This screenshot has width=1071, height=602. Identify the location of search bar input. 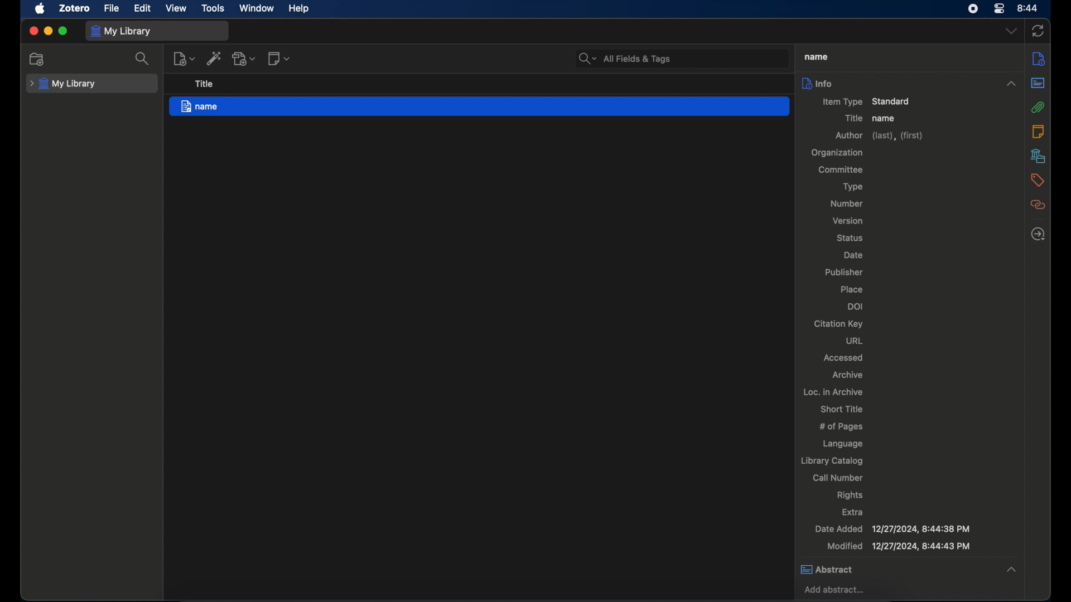
(696, 58).